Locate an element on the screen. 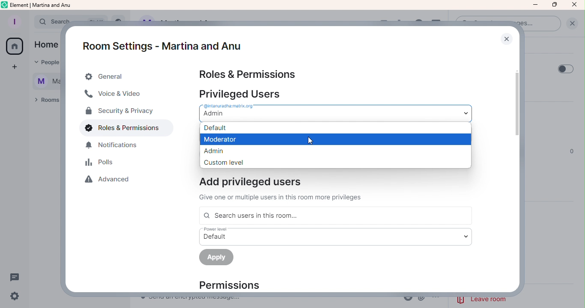 The image size is (585, 308). Scroll bar is located at coordinates (519, 169).